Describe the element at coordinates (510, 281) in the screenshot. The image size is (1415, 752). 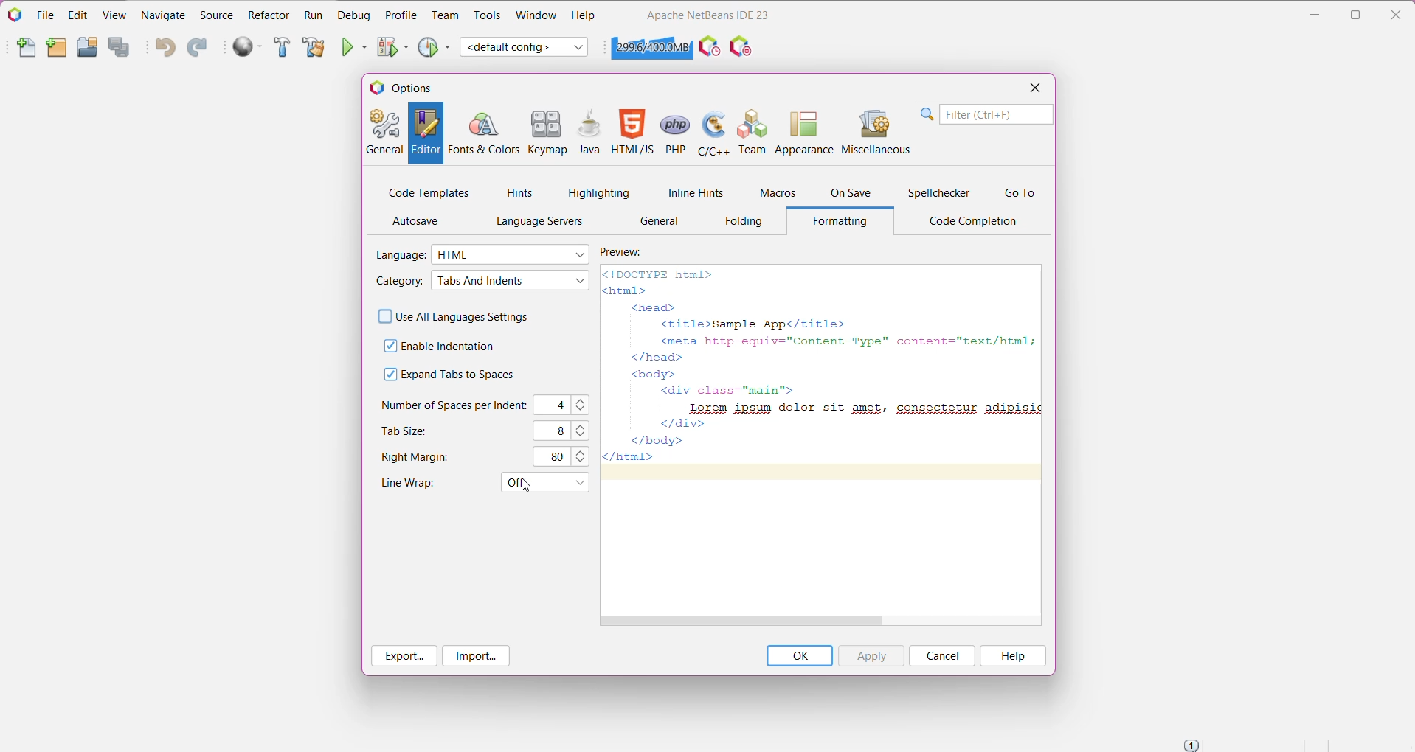
I see `Select required Category` at that location.